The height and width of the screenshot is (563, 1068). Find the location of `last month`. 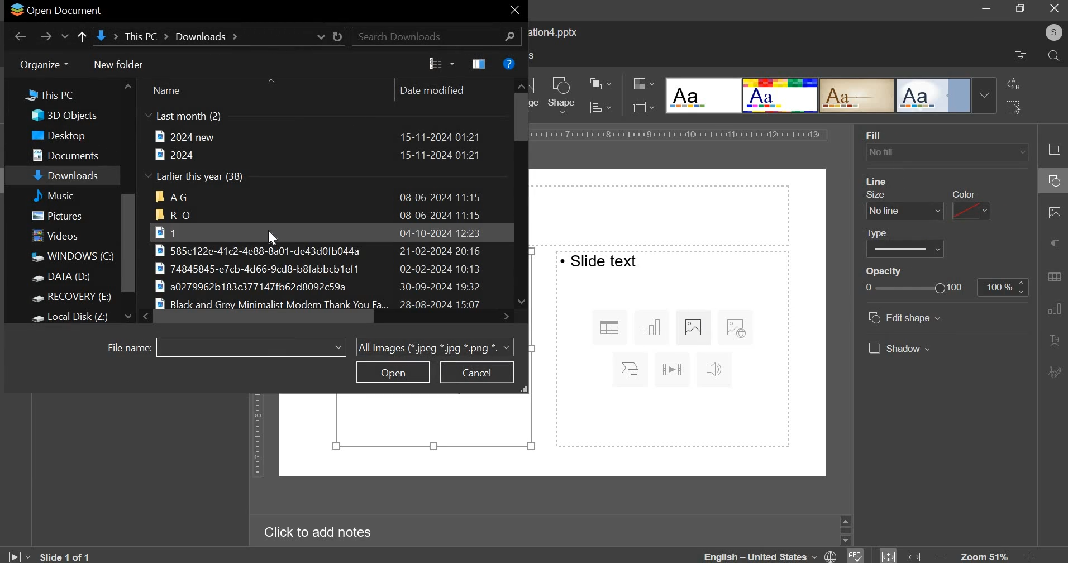

last month is located at coordinates (183, 117).